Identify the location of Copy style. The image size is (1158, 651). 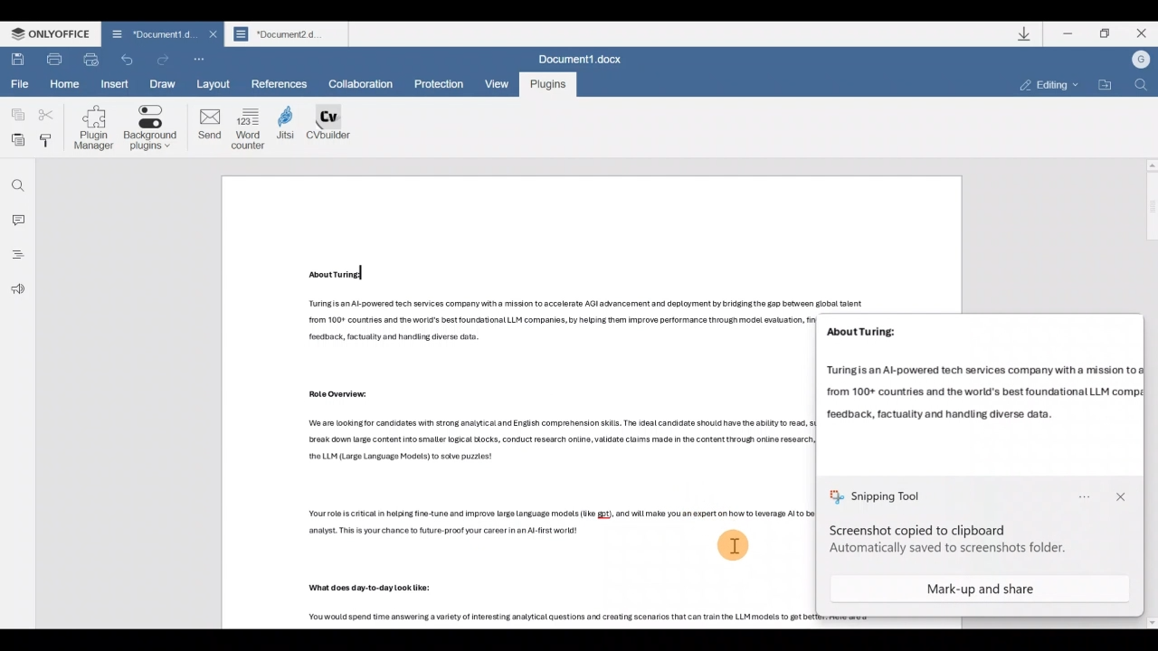
(49, 142).